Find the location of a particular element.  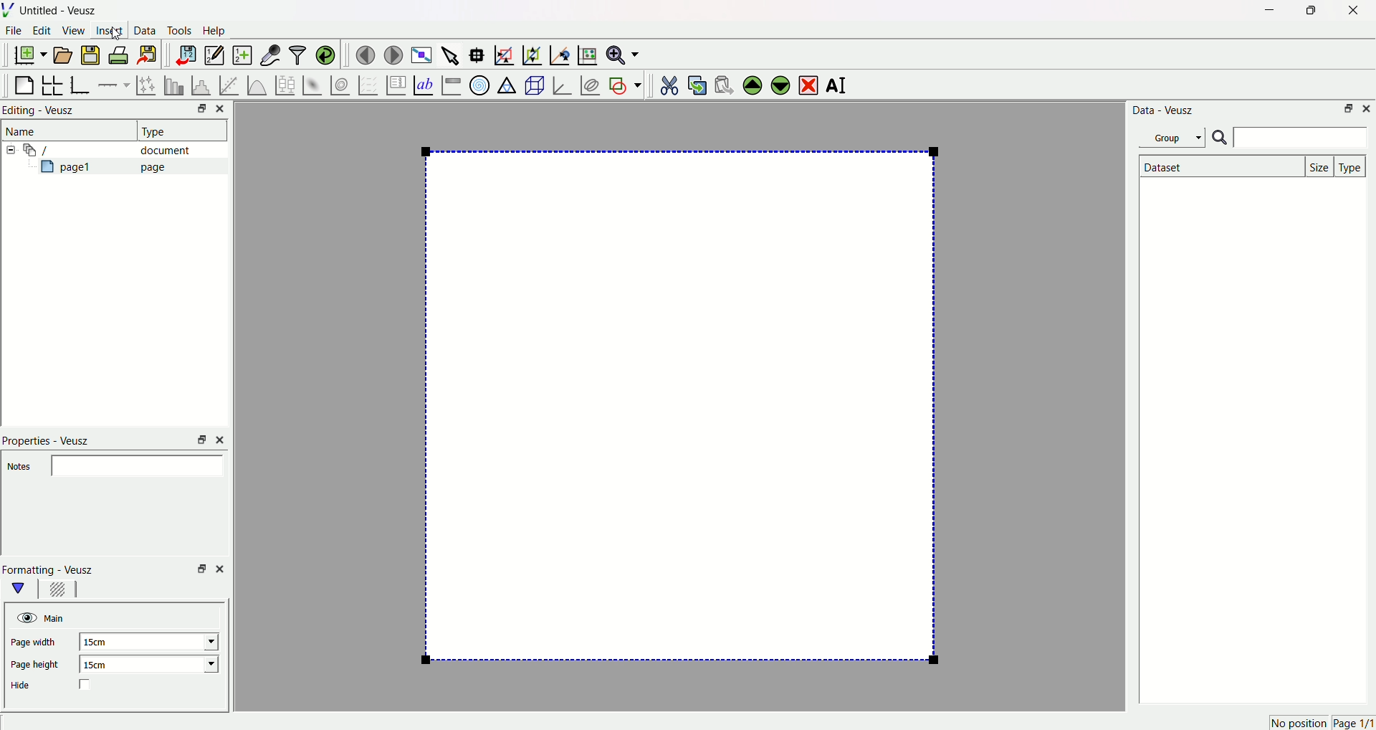

create new datasets is located at coordinates (241, 55).